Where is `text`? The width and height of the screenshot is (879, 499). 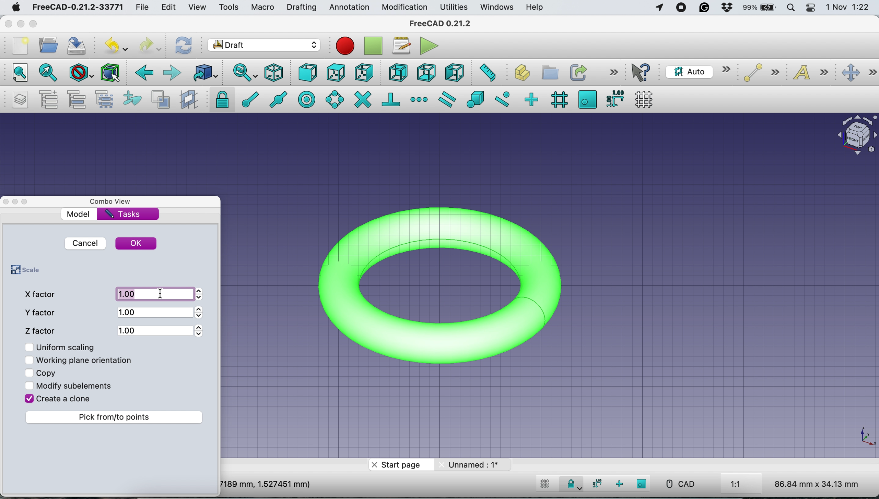 text is located at coordinates (812, 74).